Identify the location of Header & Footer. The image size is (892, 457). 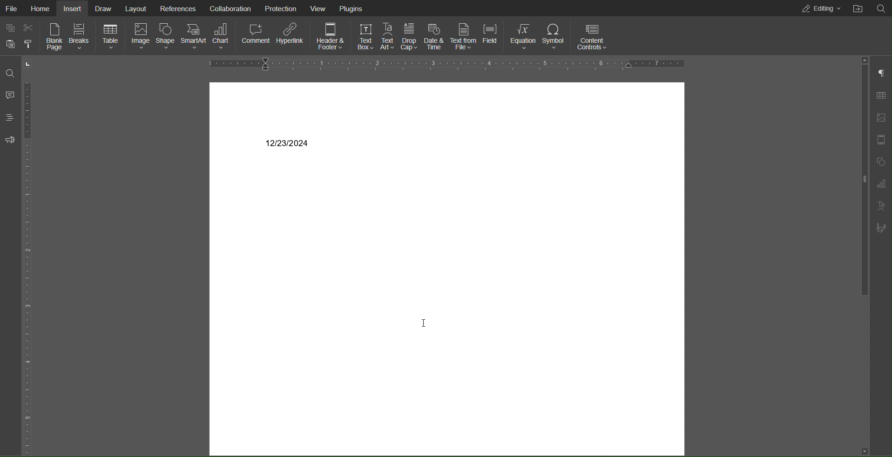
(883, 141).